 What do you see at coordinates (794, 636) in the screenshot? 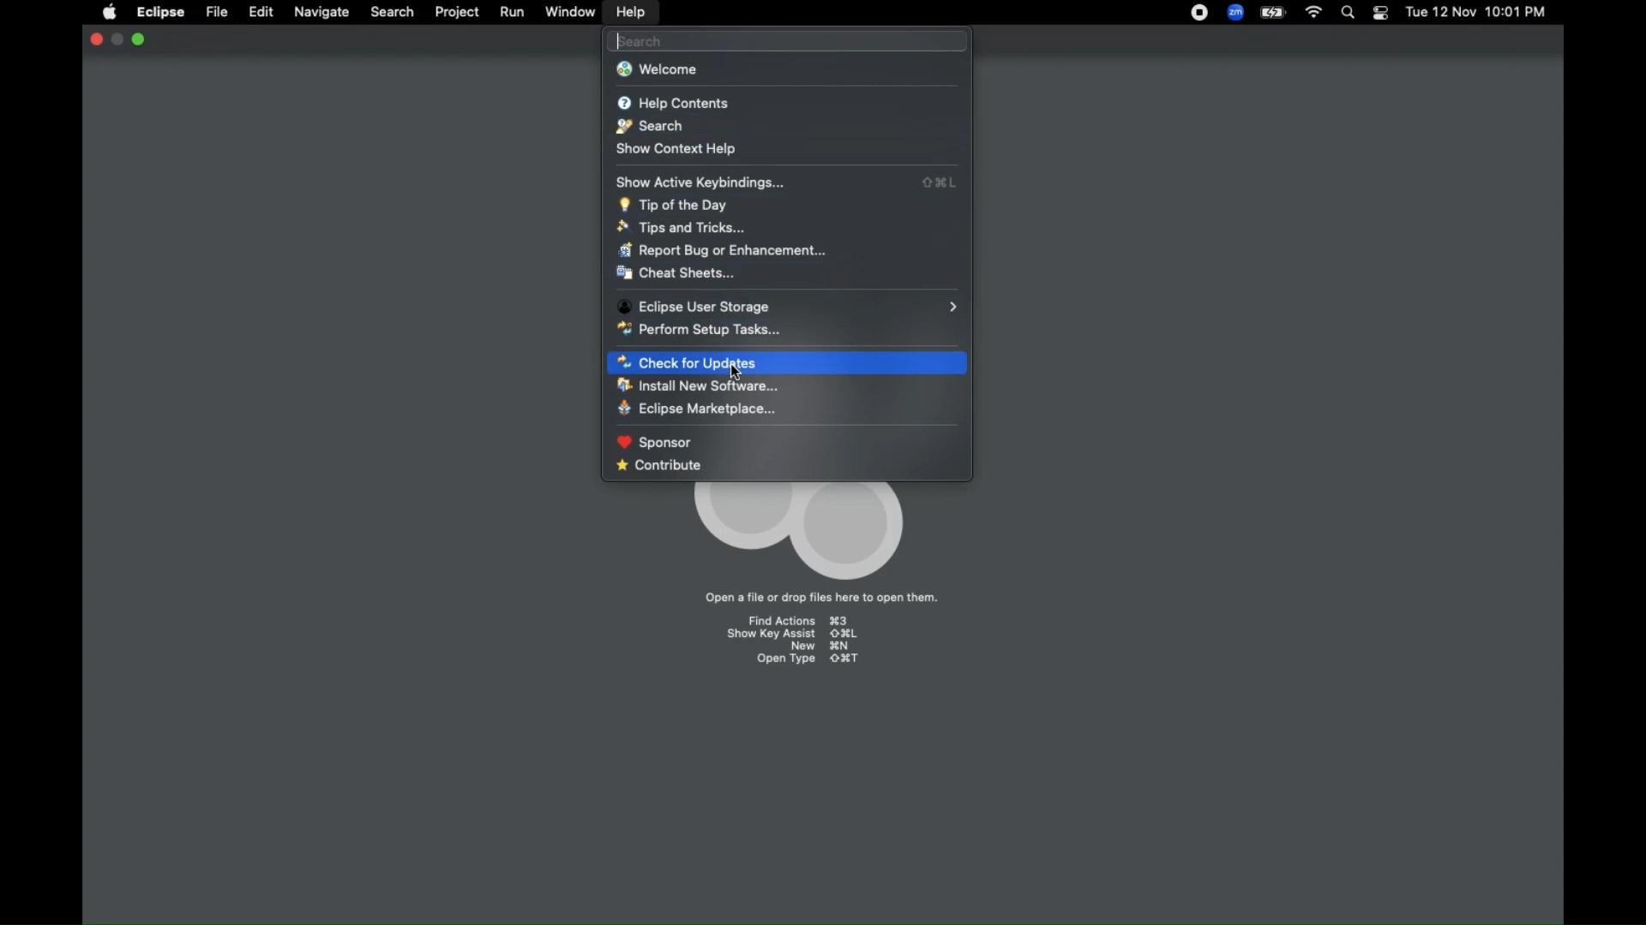
I see `show key assist ` at bounding box center [794, 636].